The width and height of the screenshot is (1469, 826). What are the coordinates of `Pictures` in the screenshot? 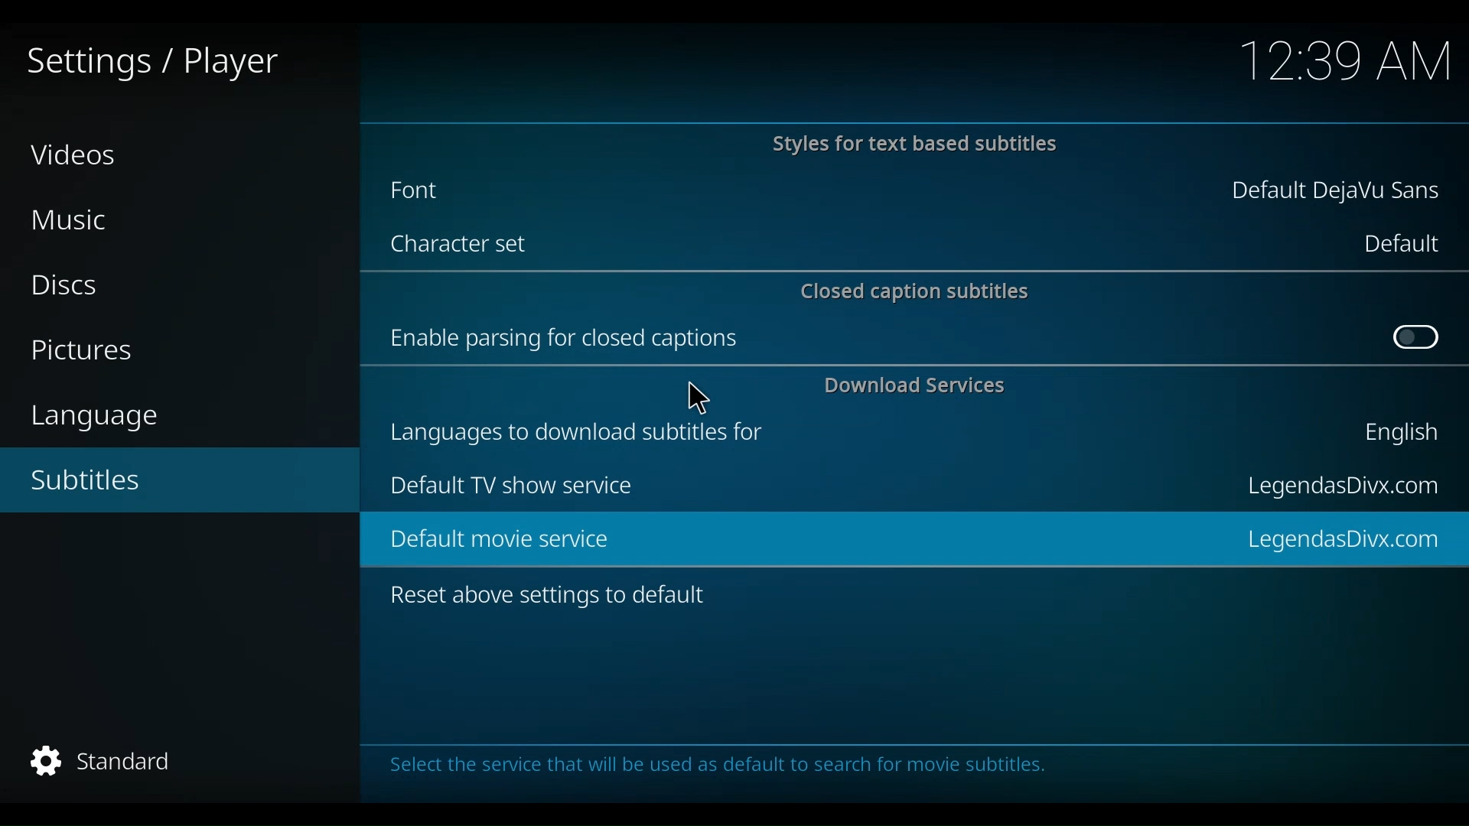 It's located at (89, 352).